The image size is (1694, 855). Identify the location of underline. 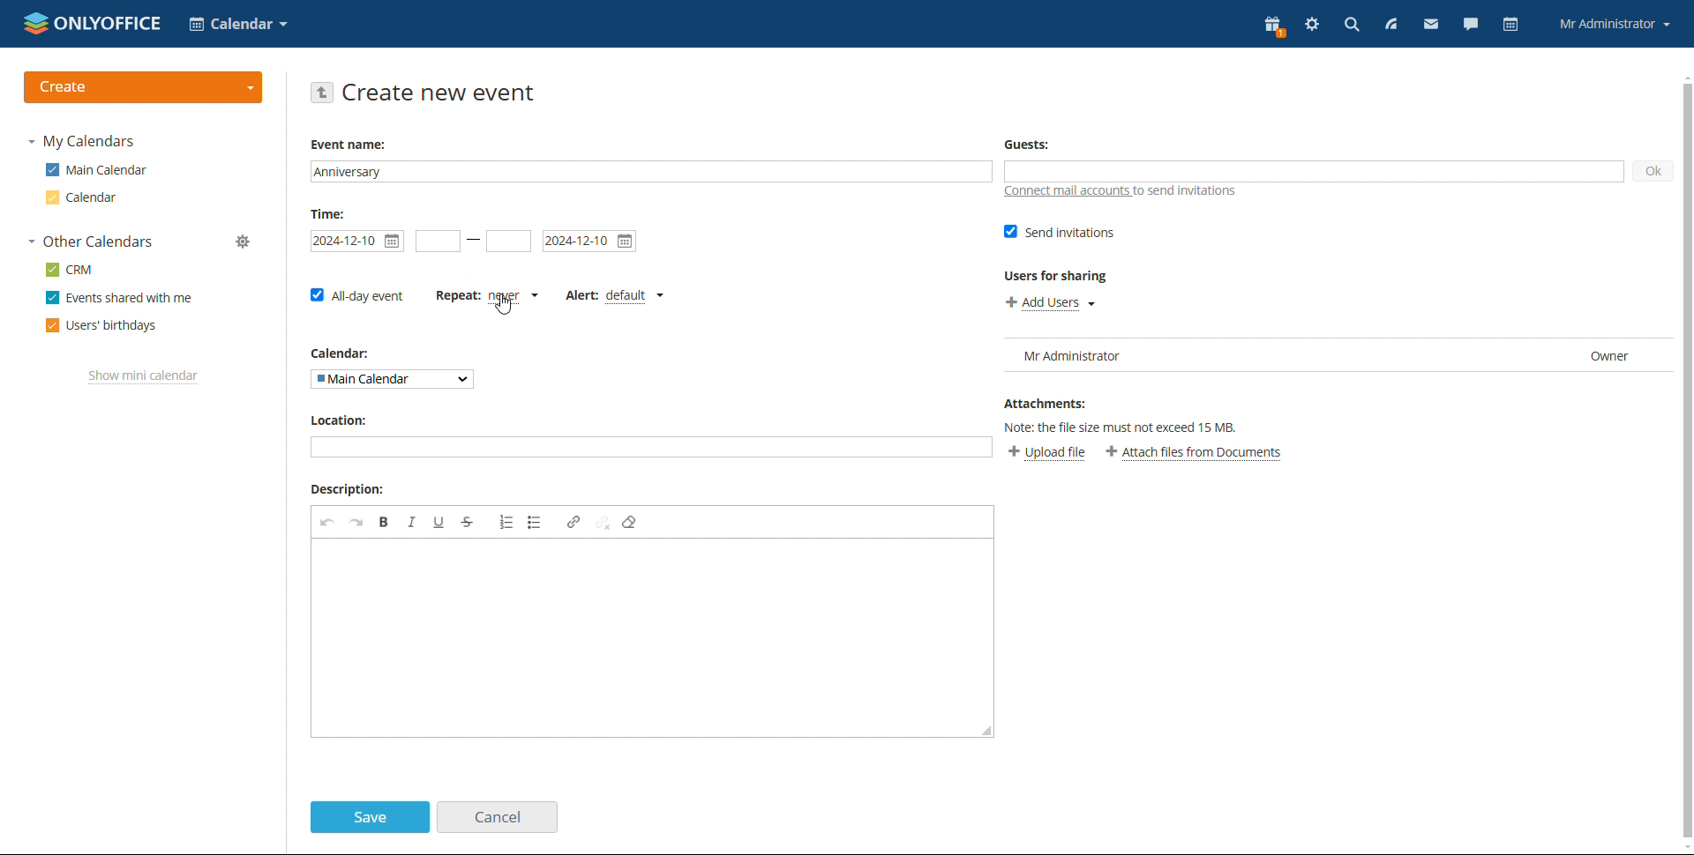
(438, 522).